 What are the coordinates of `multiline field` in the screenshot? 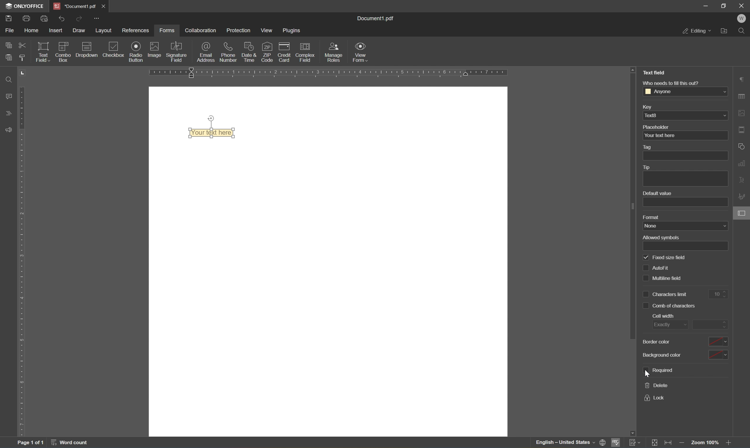 It's located at (673, 279).